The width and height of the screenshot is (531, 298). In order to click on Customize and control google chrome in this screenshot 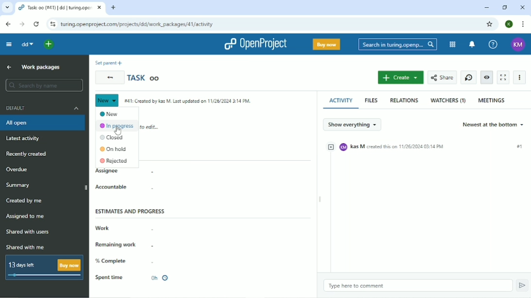, I will do `click(523, 24)`.